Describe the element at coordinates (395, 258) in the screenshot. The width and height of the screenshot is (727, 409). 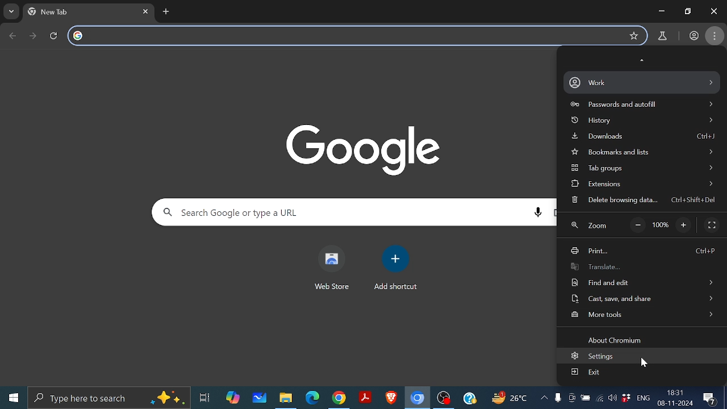
I see `Add shortcut` at that location.